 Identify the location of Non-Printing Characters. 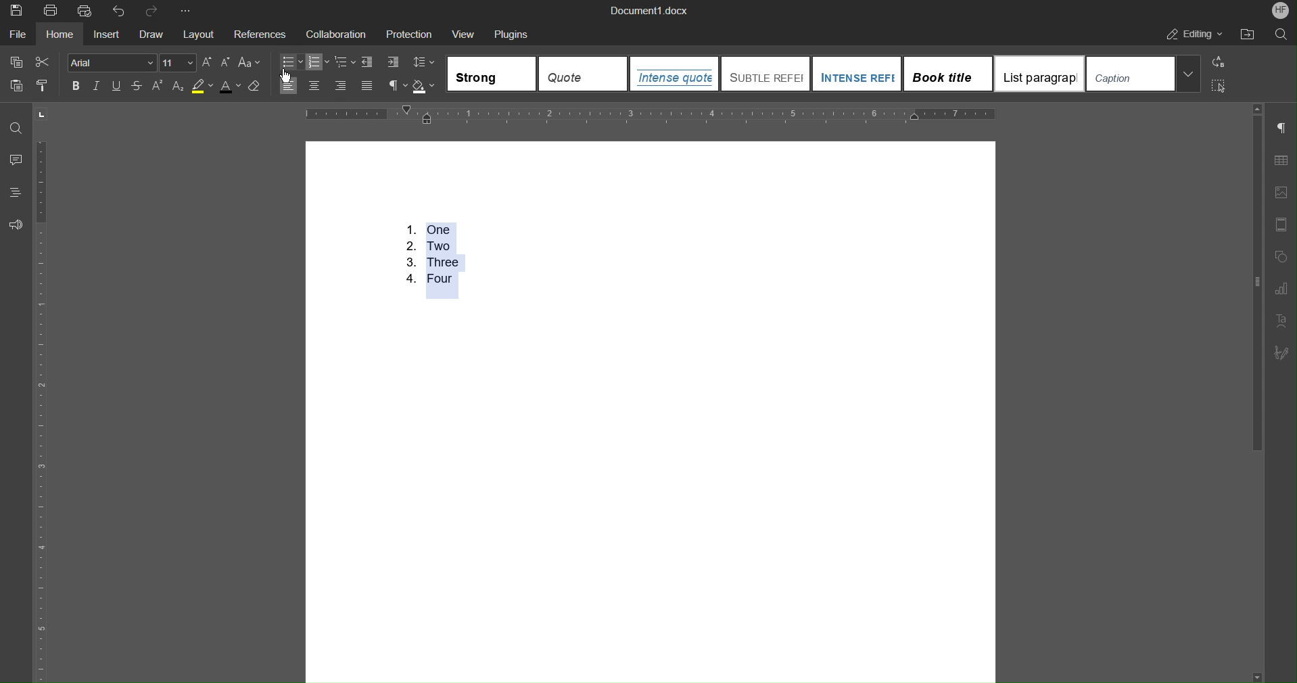
(397, 87).